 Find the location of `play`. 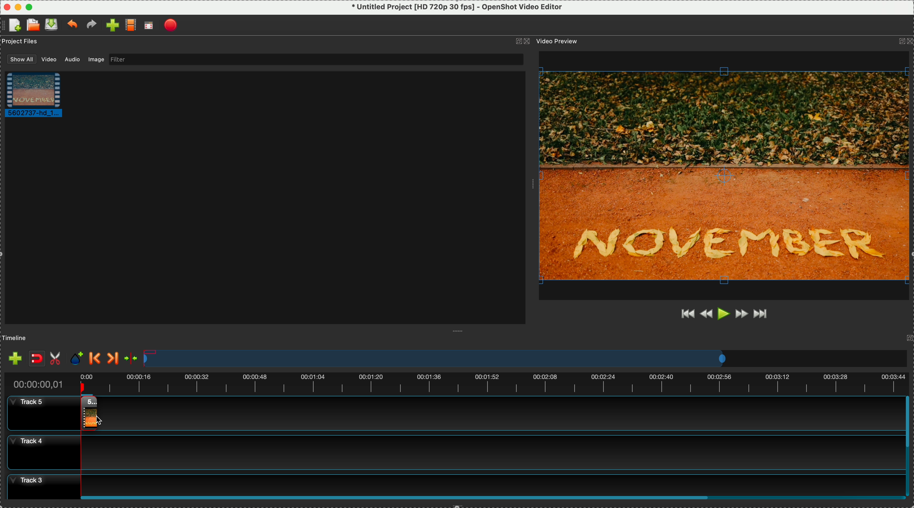

play is located at coordinates (724, 314).